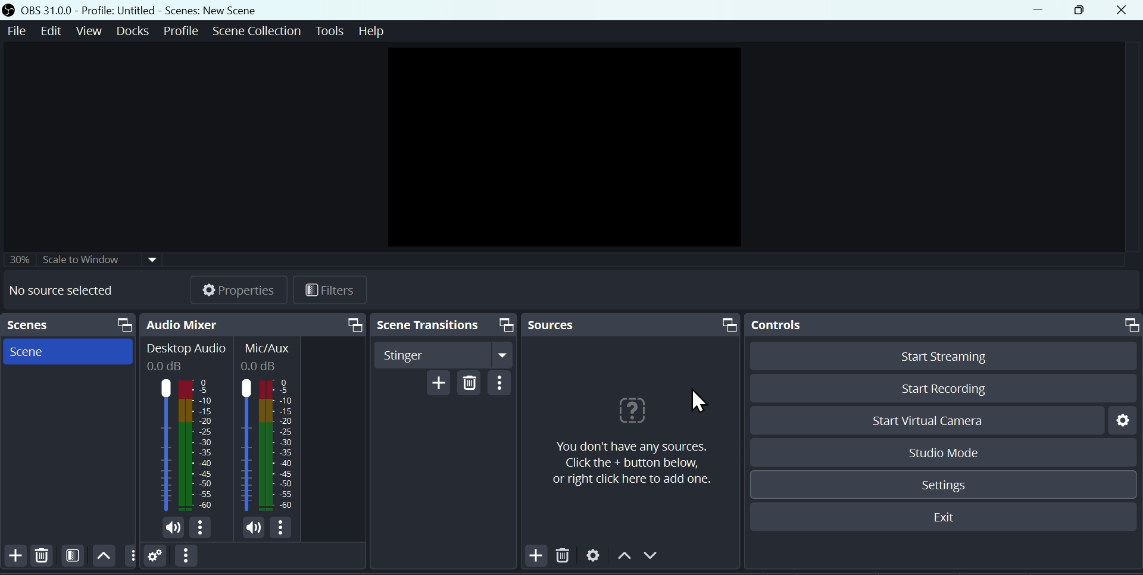 The image size is (1143, 575). What do you see at coordinates (198, 323) in the screenshot?
I see `Audio Mixer` at bounding box center [198, 323].